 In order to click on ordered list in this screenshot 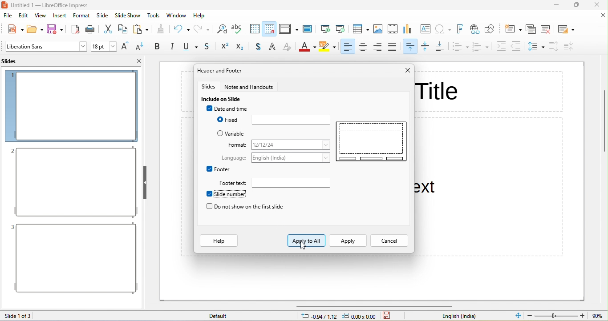, I will do `click(481, 47)`.